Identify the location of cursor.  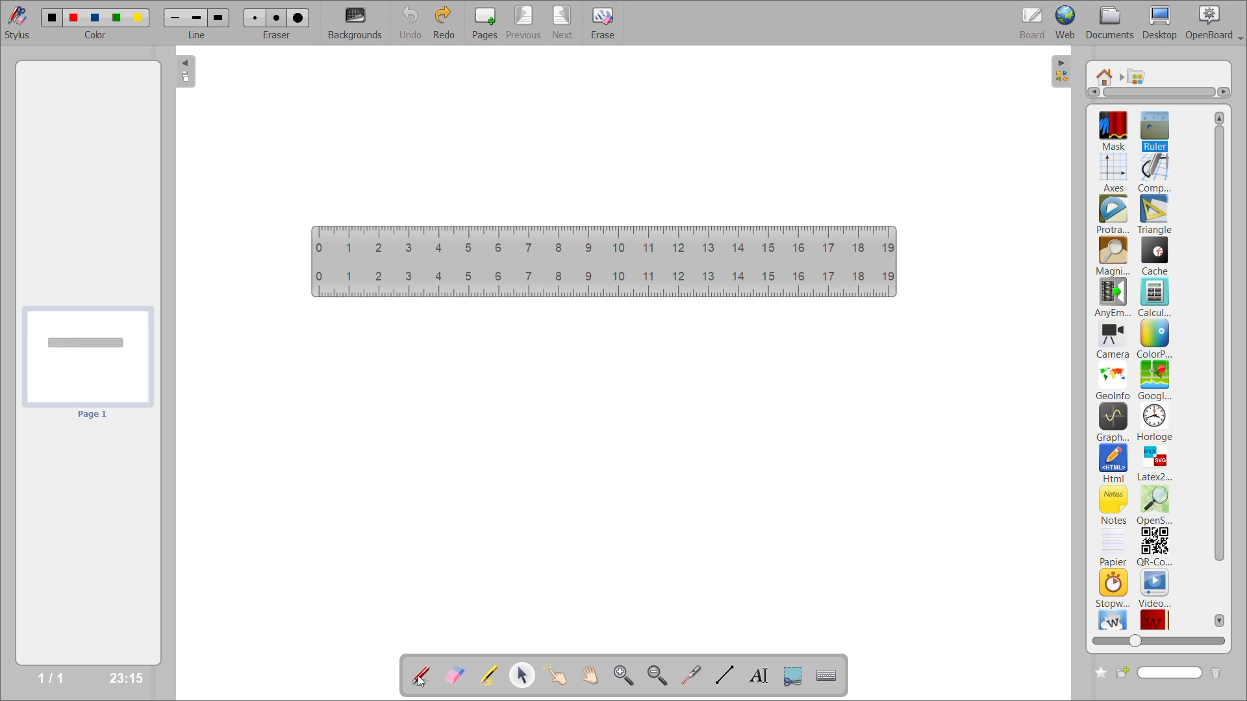
(422, 682).